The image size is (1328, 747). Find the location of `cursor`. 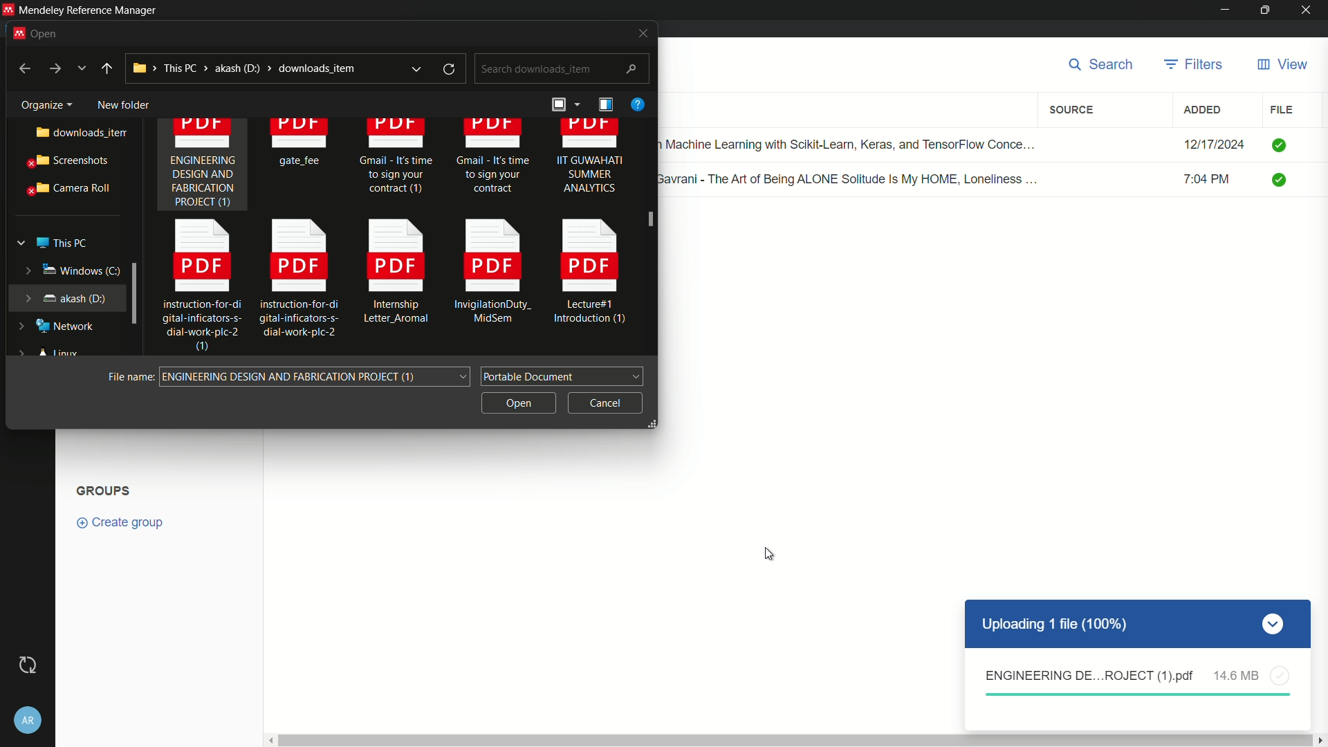

cursor is located at coordinates (654, 216).